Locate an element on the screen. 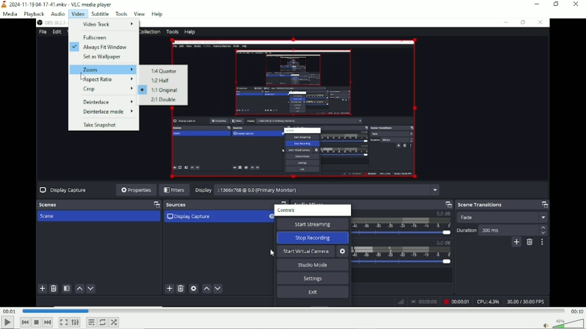  original is located at coordinates (161, 90).